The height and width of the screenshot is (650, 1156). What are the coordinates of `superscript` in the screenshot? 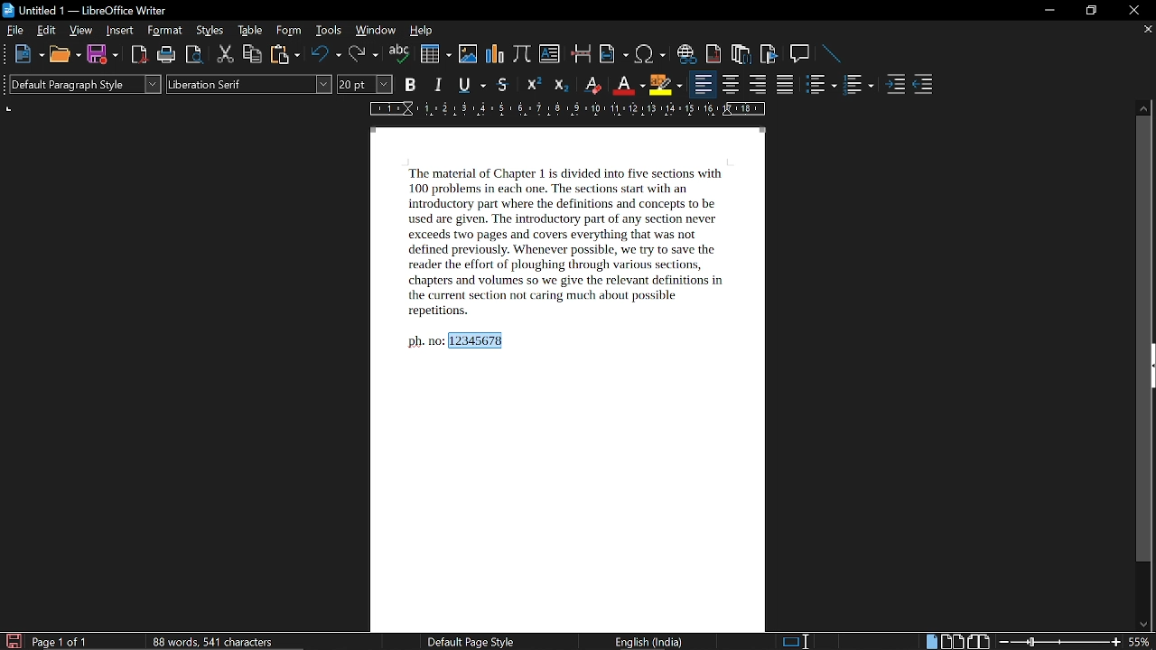 It's located at (531, 86).